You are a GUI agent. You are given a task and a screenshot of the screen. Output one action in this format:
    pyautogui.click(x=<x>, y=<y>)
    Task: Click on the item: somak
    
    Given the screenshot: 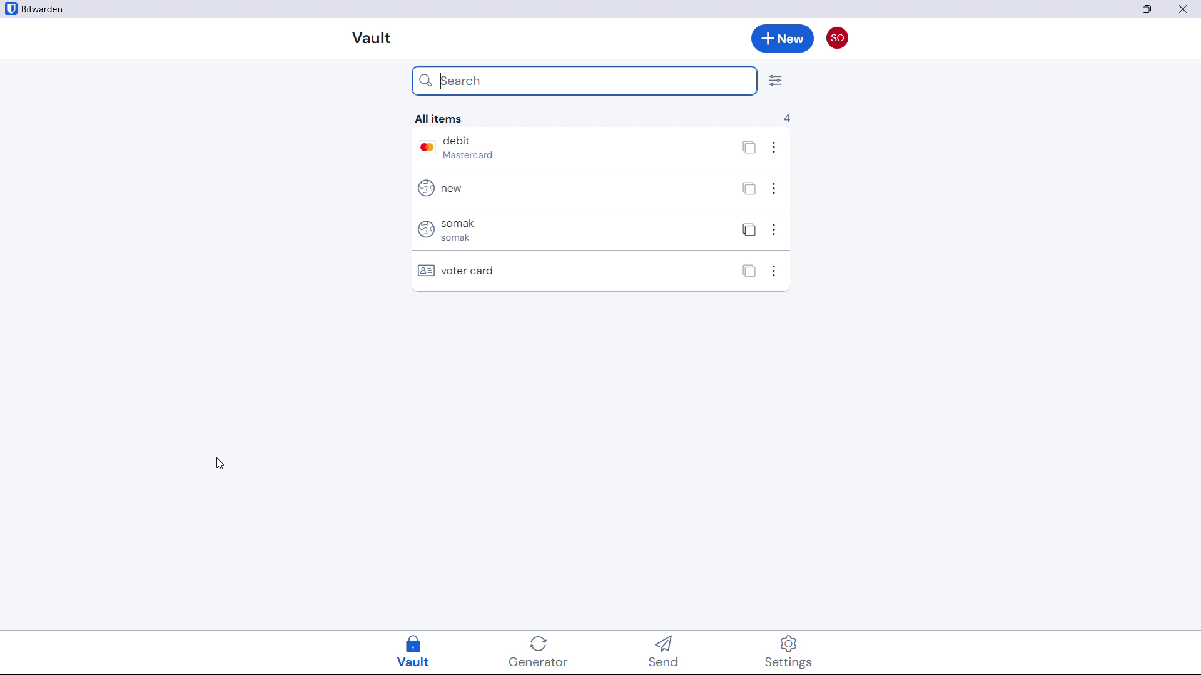 What is the action you would take?
    pyautogui.click(x=579, y=228)
    